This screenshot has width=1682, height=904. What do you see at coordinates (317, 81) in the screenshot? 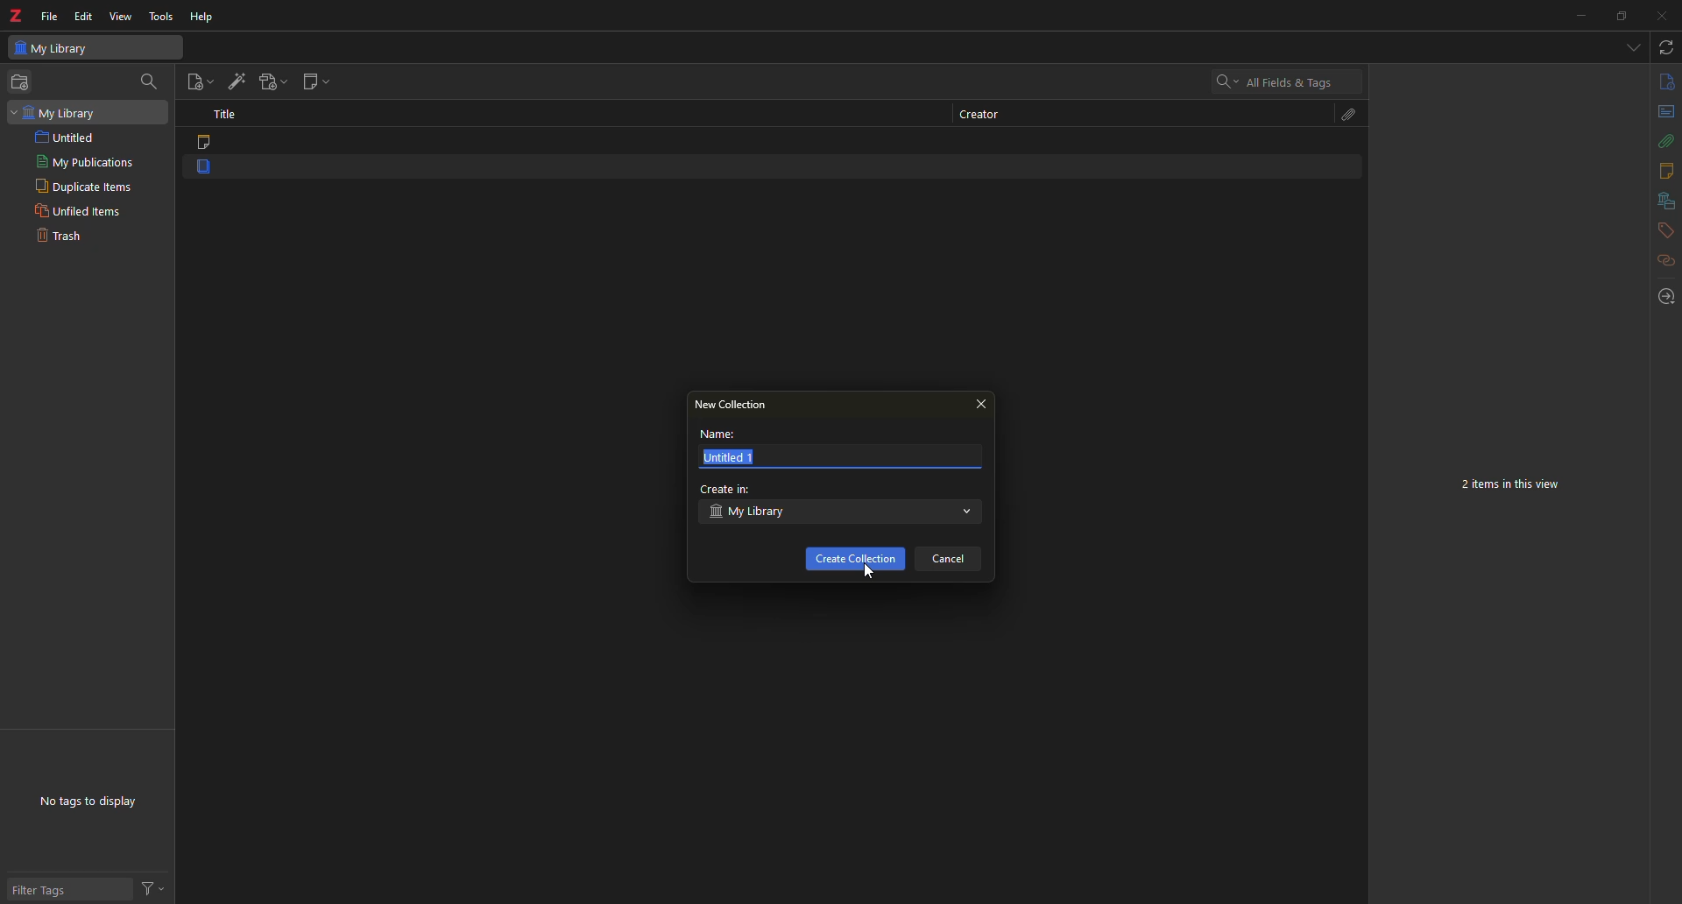
I see `new note` at bounding box center [317, 81].